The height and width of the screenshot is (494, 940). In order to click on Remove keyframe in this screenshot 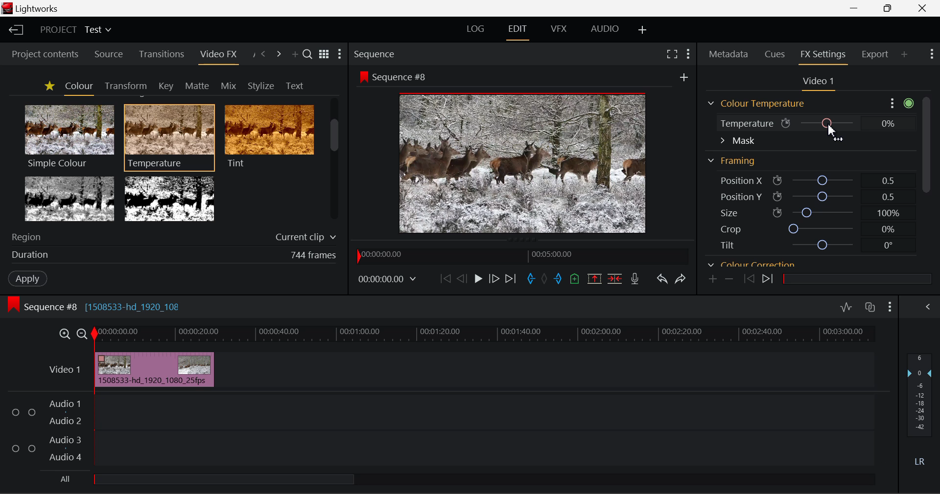, I will do `click(729, 280)`.